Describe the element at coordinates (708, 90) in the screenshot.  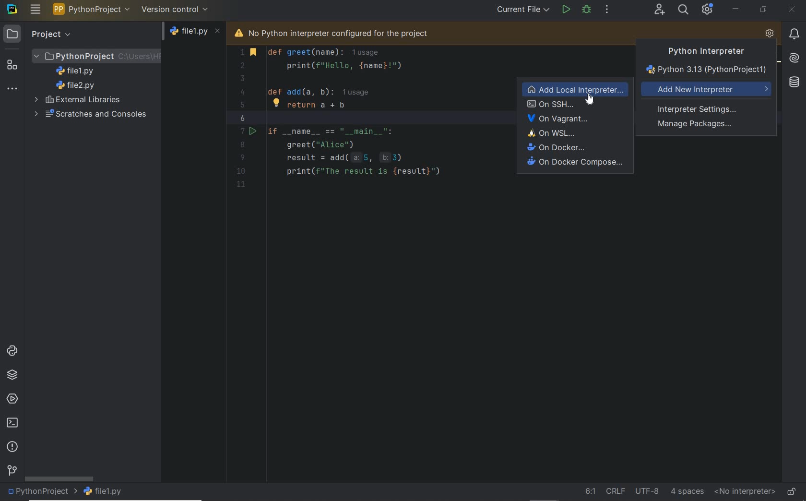
I see `Add New Interpreter` at that location.